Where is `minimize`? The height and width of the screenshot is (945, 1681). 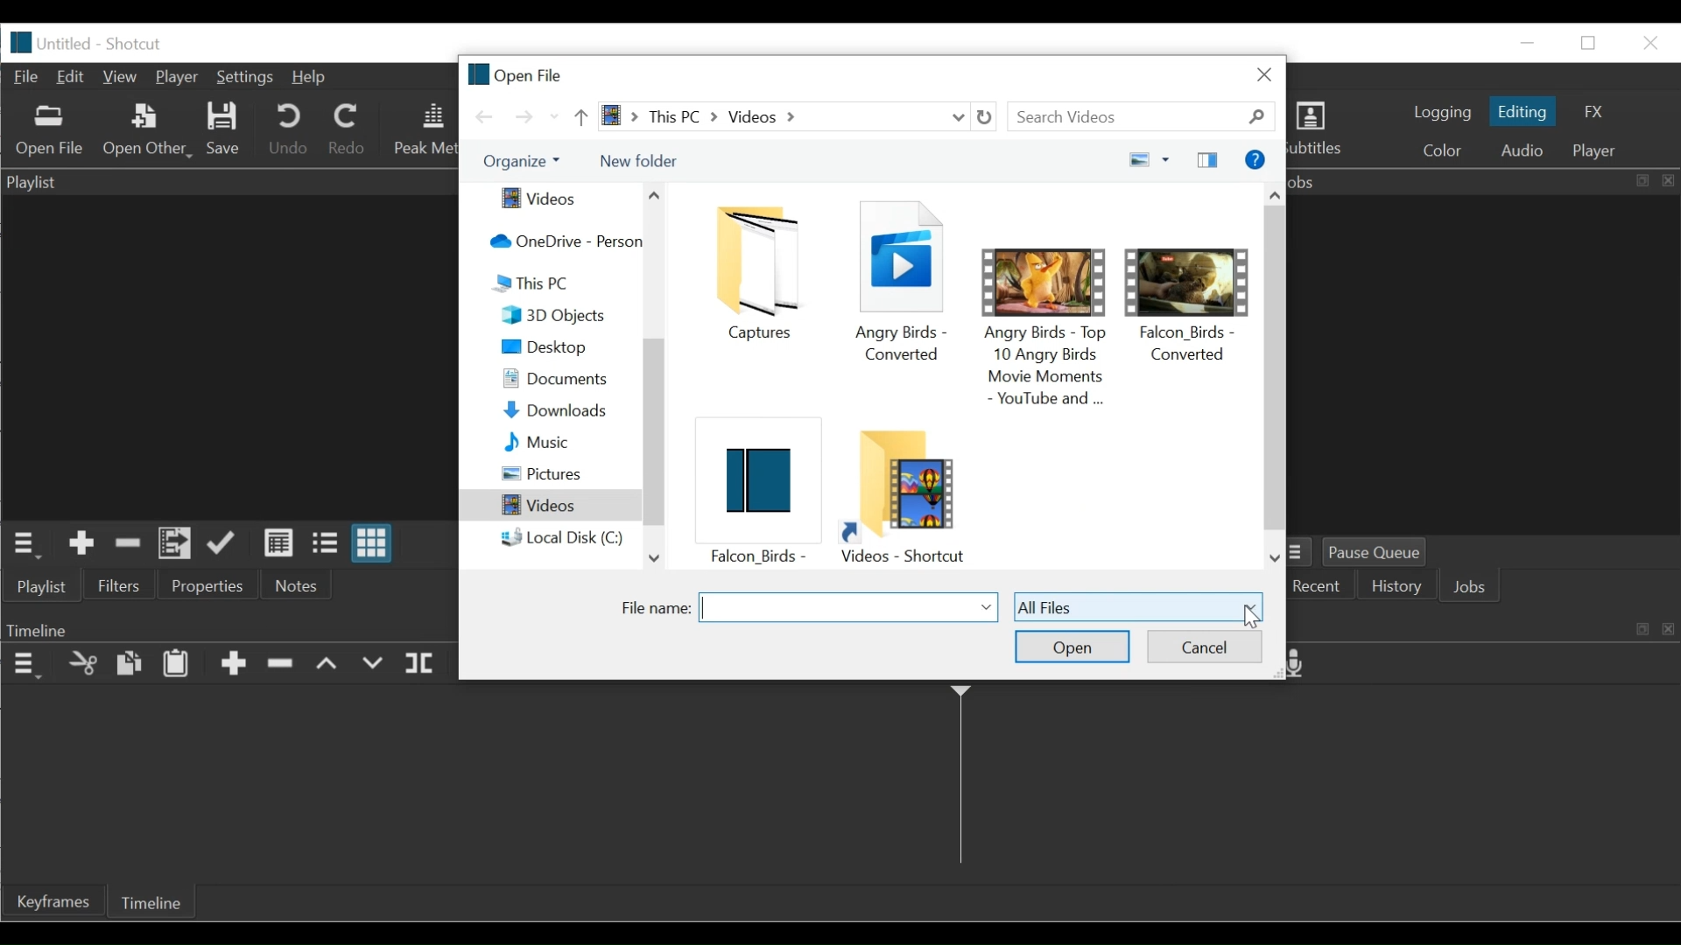
minimize is located at coordinates (1526, 43).